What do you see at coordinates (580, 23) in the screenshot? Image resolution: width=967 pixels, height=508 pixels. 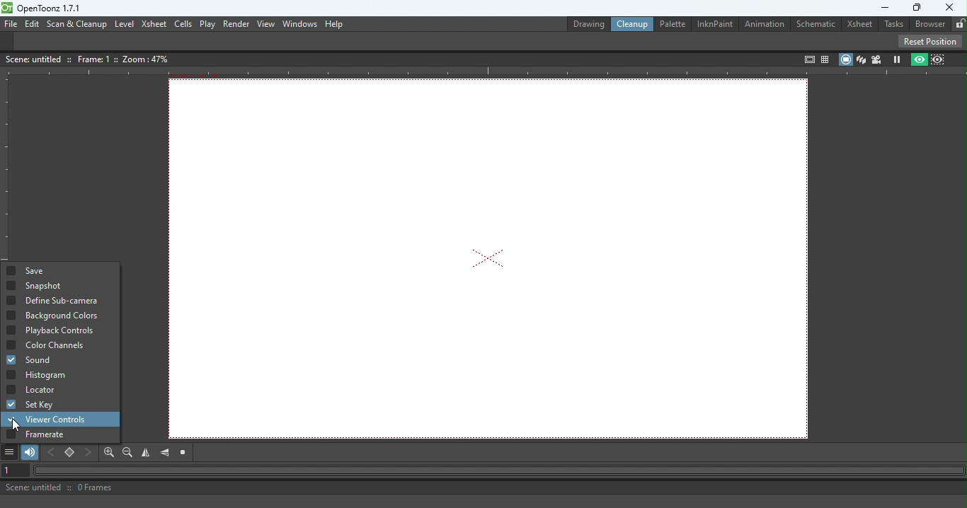 I see `Drawing` at bounding box center [580, 23].